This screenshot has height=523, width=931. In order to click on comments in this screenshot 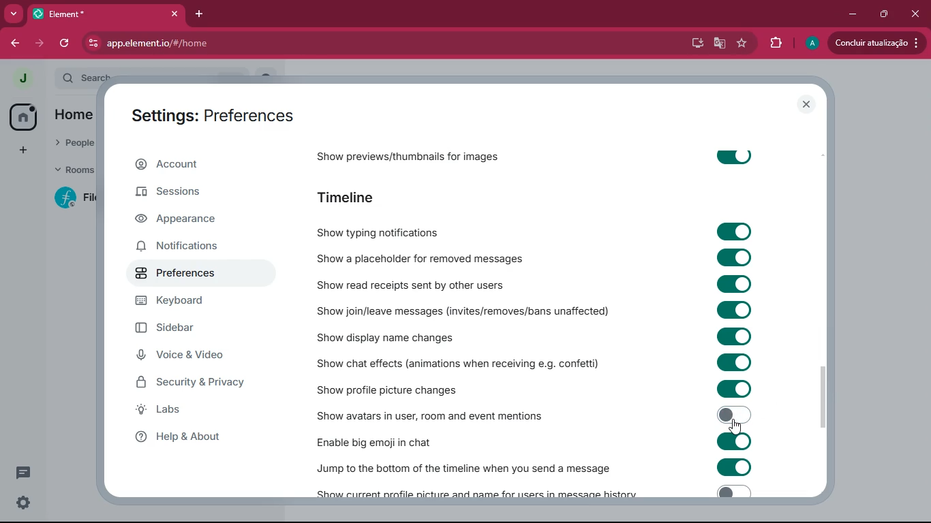, I will do `click(24, 467)`.